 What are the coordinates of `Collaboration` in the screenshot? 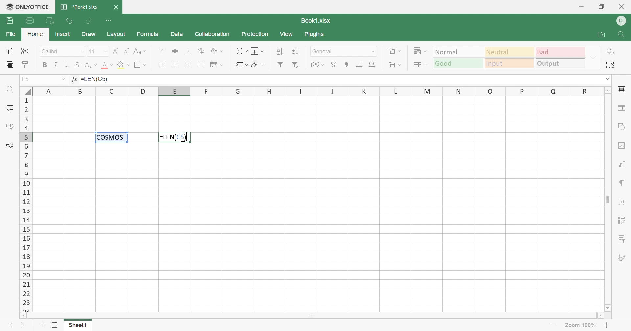 It's located at (213, 34).